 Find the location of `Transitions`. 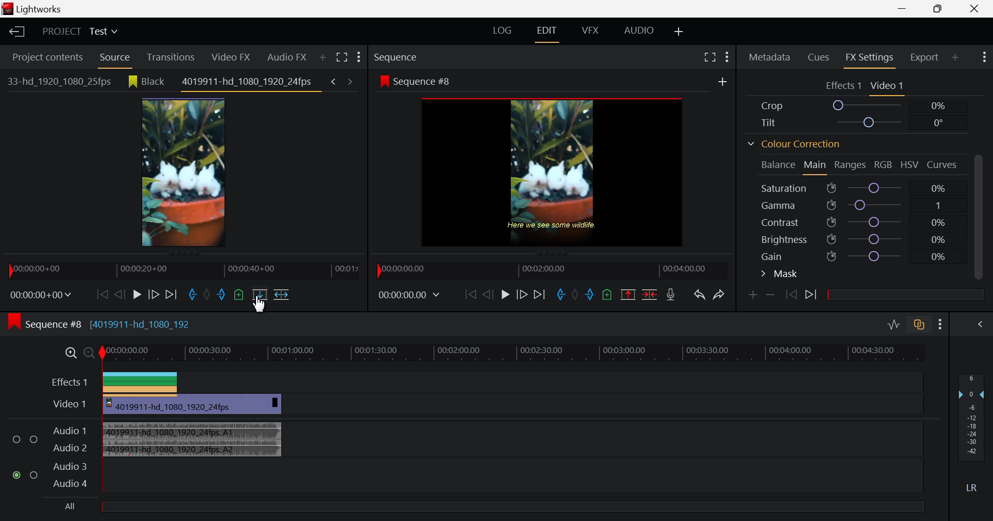

Transitions is located at coordinates (172, 56).